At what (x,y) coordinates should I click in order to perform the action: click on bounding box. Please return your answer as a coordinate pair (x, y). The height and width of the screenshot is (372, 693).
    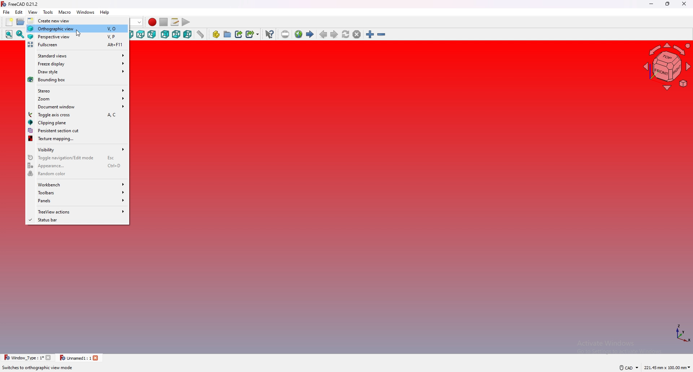
    Looking at the image, I should click on (77, 80).